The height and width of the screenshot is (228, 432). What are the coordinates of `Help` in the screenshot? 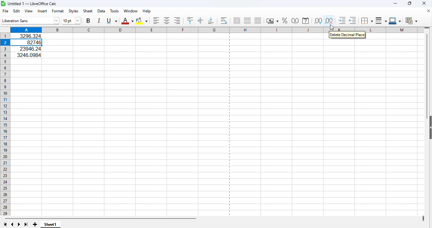 It's located at (147, 11).